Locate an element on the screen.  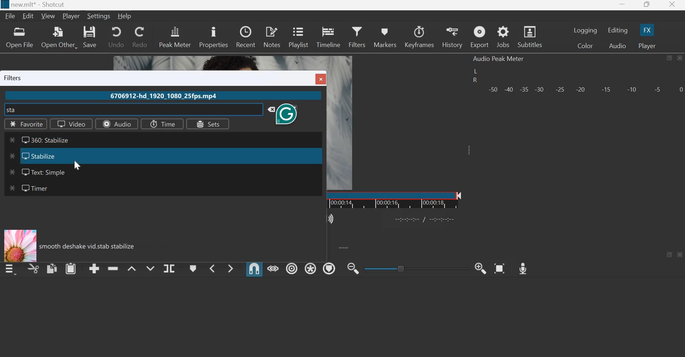
Audio is located at coordinates (117, 124).